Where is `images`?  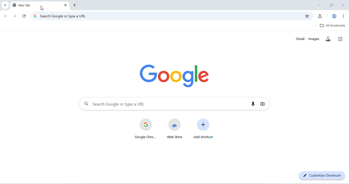 images is located at coordinates (314, 38).